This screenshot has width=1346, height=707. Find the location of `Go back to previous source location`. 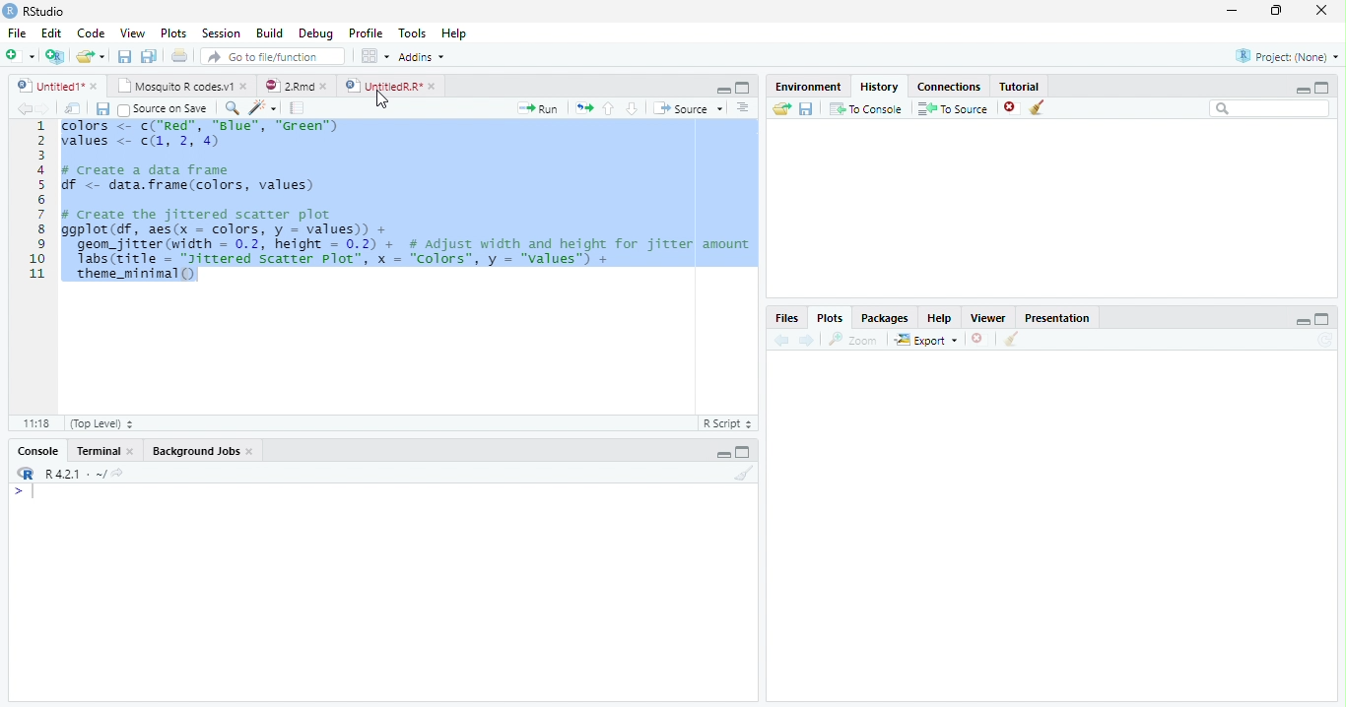

Go back to previous source location is located at coordinates (23, 109).